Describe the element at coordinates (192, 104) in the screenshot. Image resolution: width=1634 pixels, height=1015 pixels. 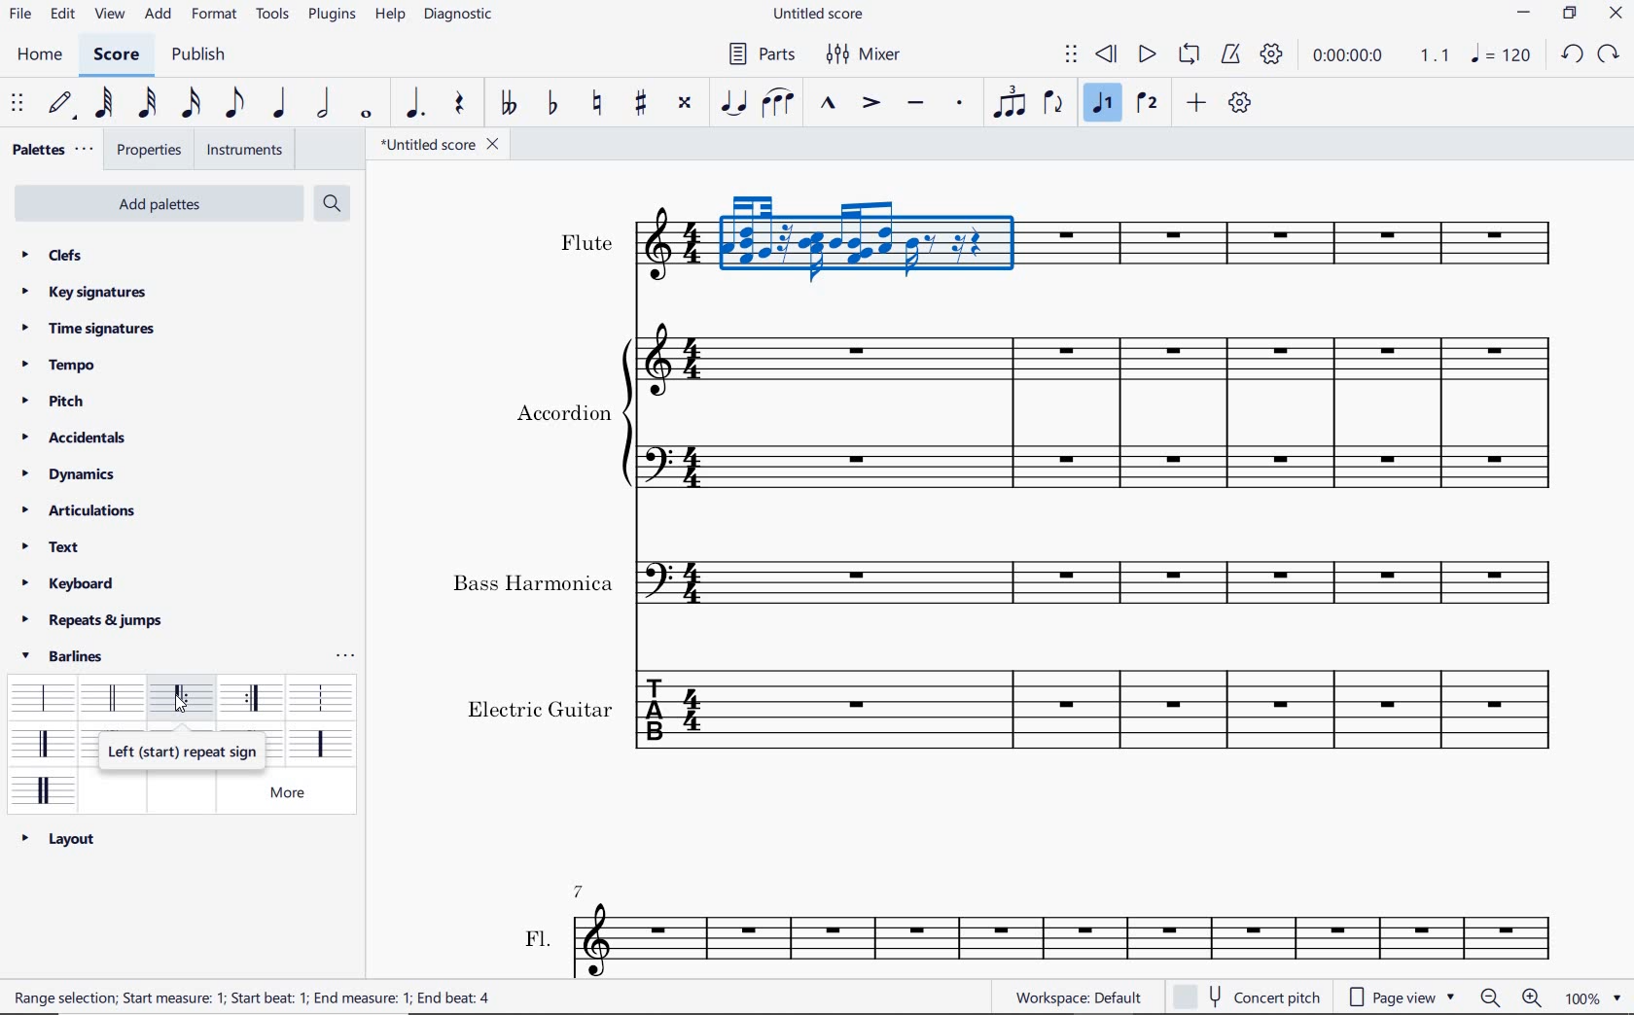
I see `16th note` at that location.